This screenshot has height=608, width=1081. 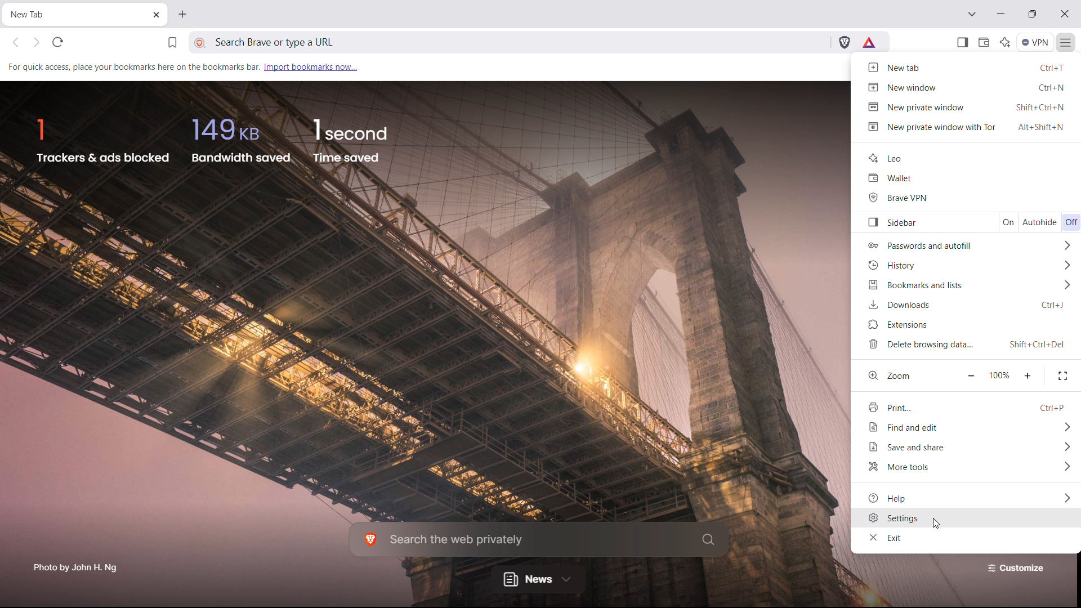 What do you see at coordinates (969, 468) in the screenshot?
I see `more tools` at bounding box center [969, 468].